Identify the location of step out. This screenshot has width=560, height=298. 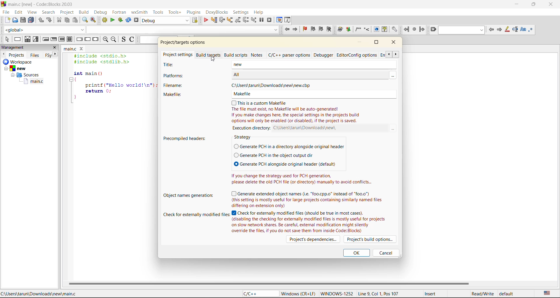
(238, 20).